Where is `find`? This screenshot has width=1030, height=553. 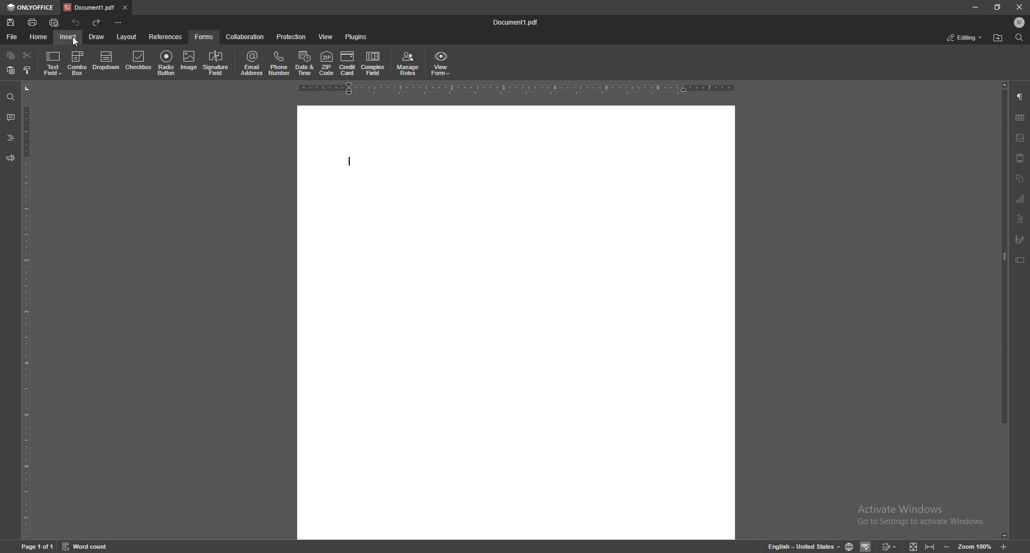
find is located at coordinates (11, 97).